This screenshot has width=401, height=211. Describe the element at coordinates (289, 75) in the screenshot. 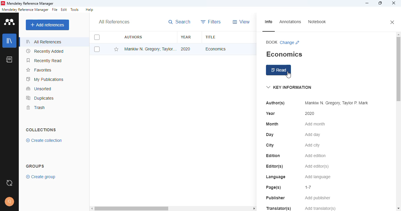

I see `cursor` at that location.